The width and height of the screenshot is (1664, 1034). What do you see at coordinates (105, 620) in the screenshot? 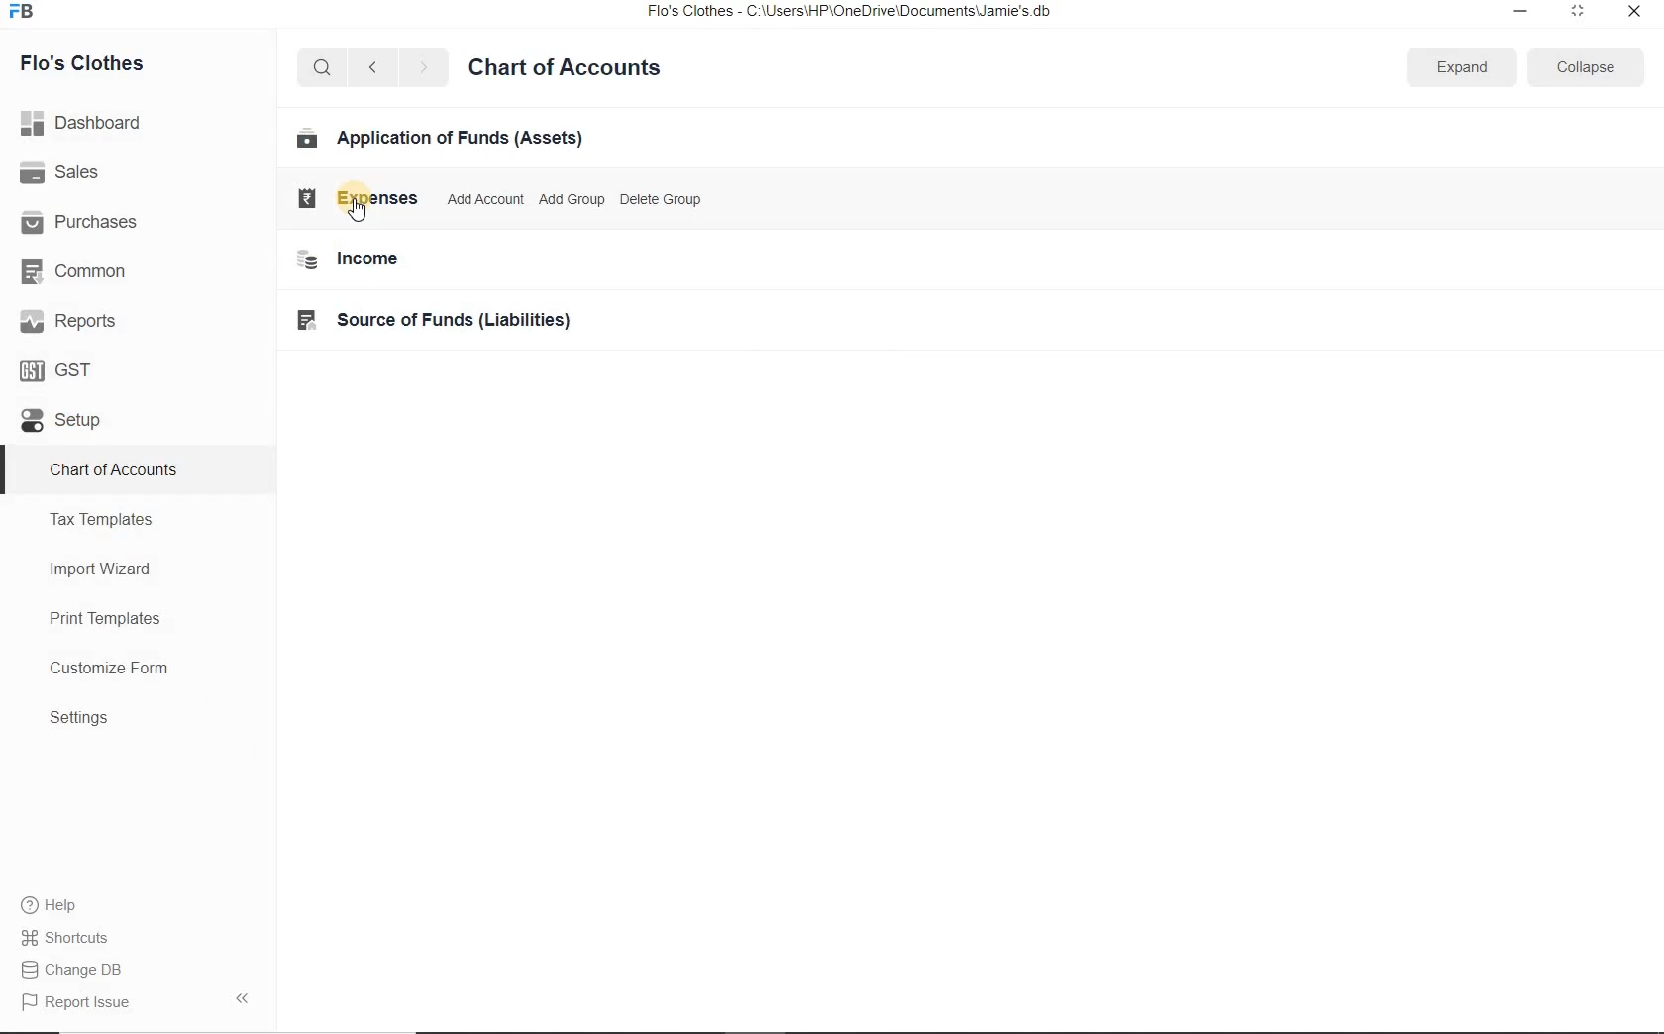
I see `Print Templates` at bounding box center [105, 620].